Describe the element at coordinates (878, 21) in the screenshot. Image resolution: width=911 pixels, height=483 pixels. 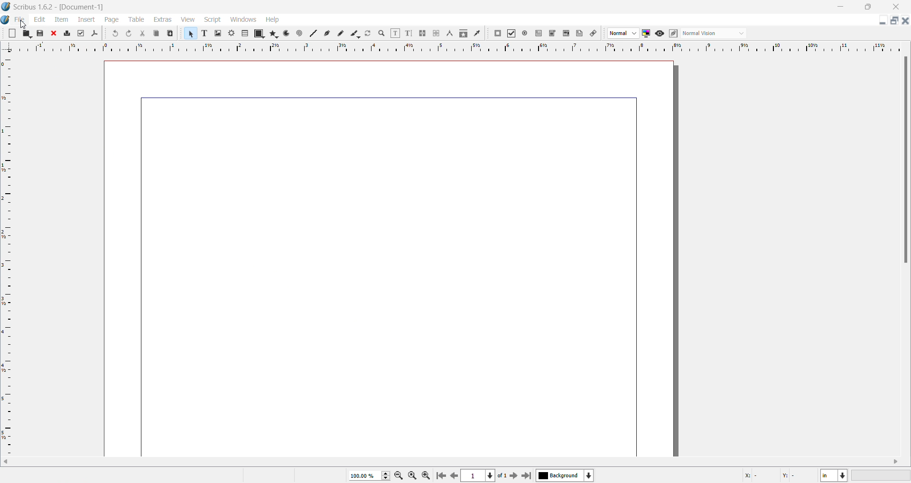
I see `minimize` at that location.